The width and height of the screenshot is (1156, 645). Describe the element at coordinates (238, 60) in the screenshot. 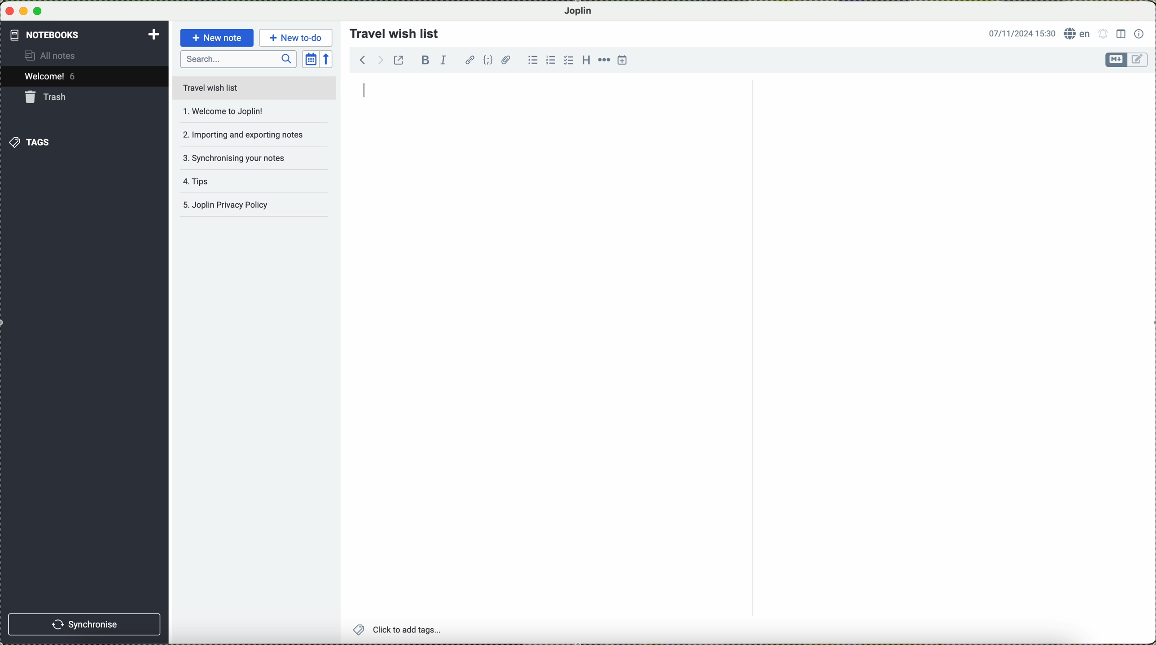

I see `search bar` at that location.